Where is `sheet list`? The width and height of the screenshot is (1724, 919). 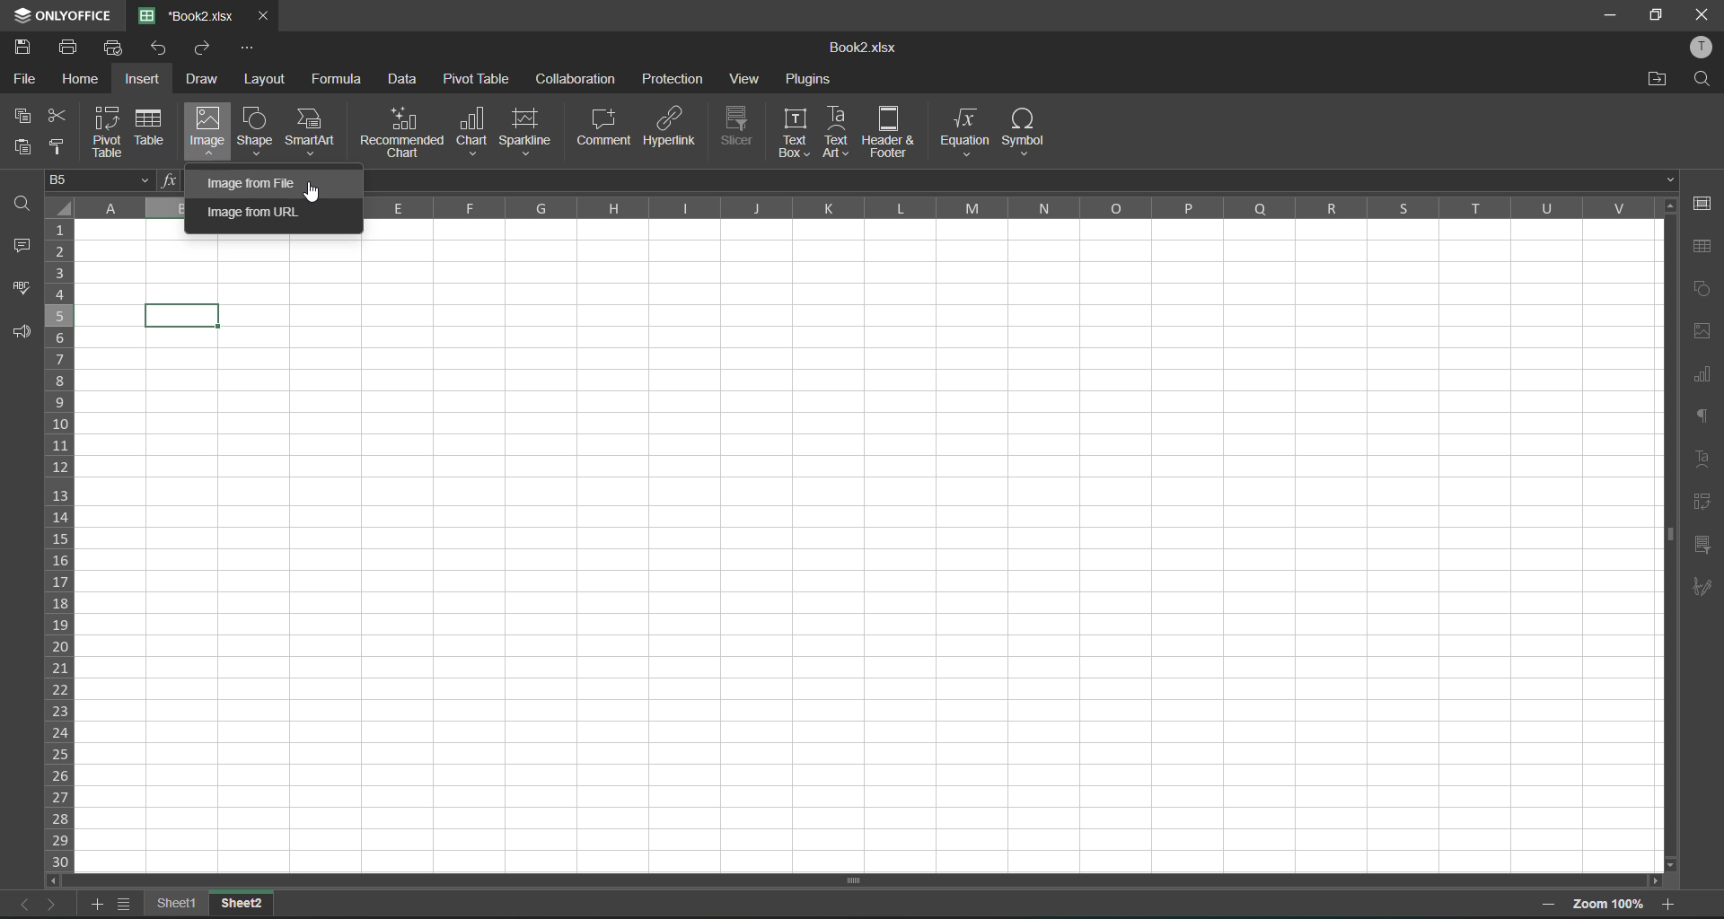 sheet list is located at coordinates (129, 905).